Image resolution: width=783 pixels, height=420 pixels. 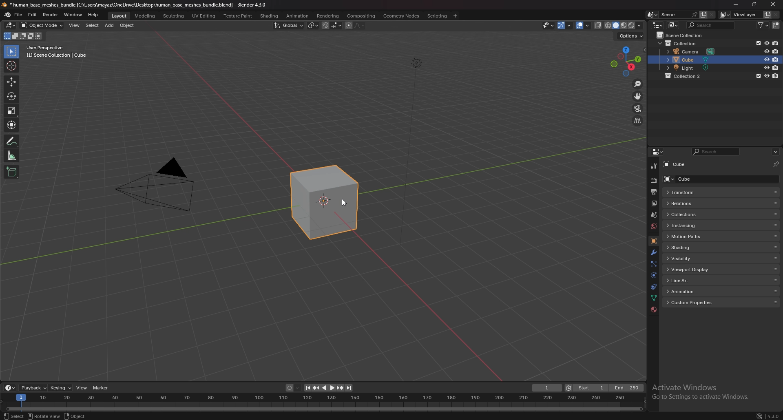 I want to click on render, so click(x=51, y=15).